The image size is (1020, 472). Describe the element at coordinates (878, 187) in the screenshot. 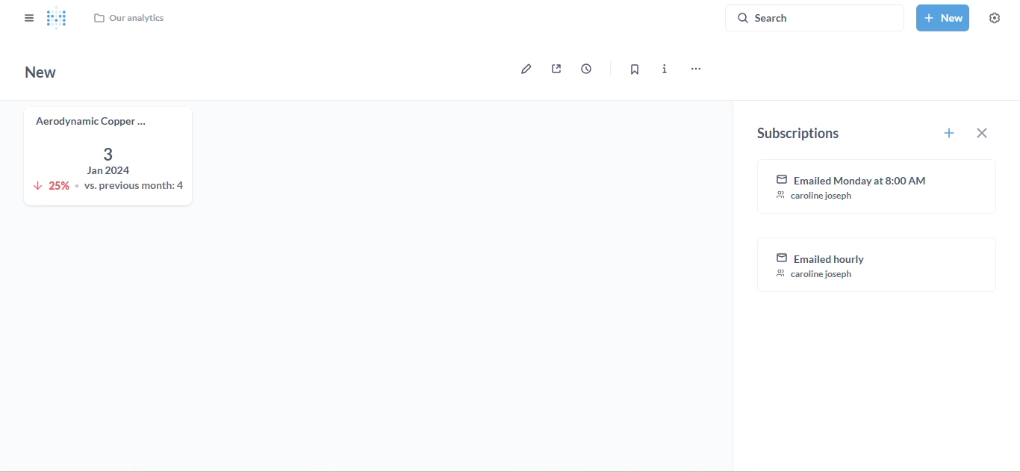

I see `emailed monday at 8:00 AM` at that location.